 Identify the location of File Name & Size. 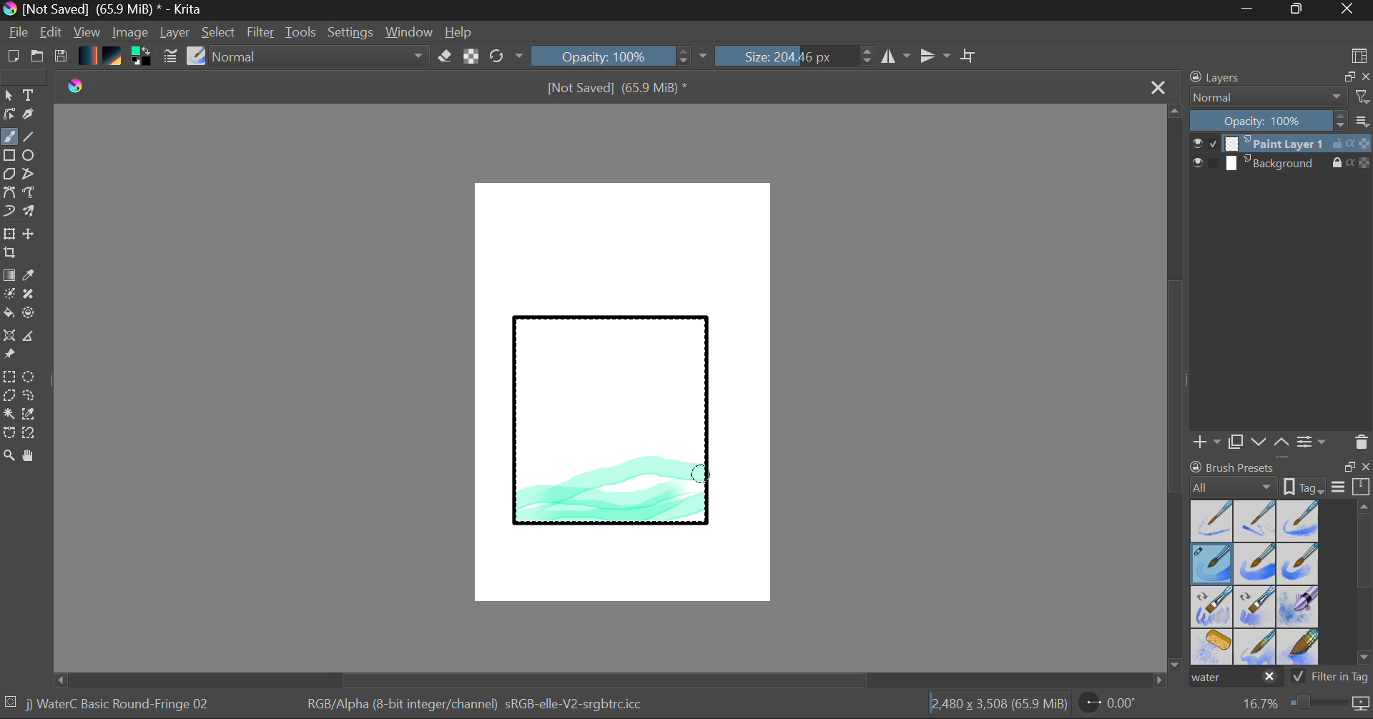
(618, 89).